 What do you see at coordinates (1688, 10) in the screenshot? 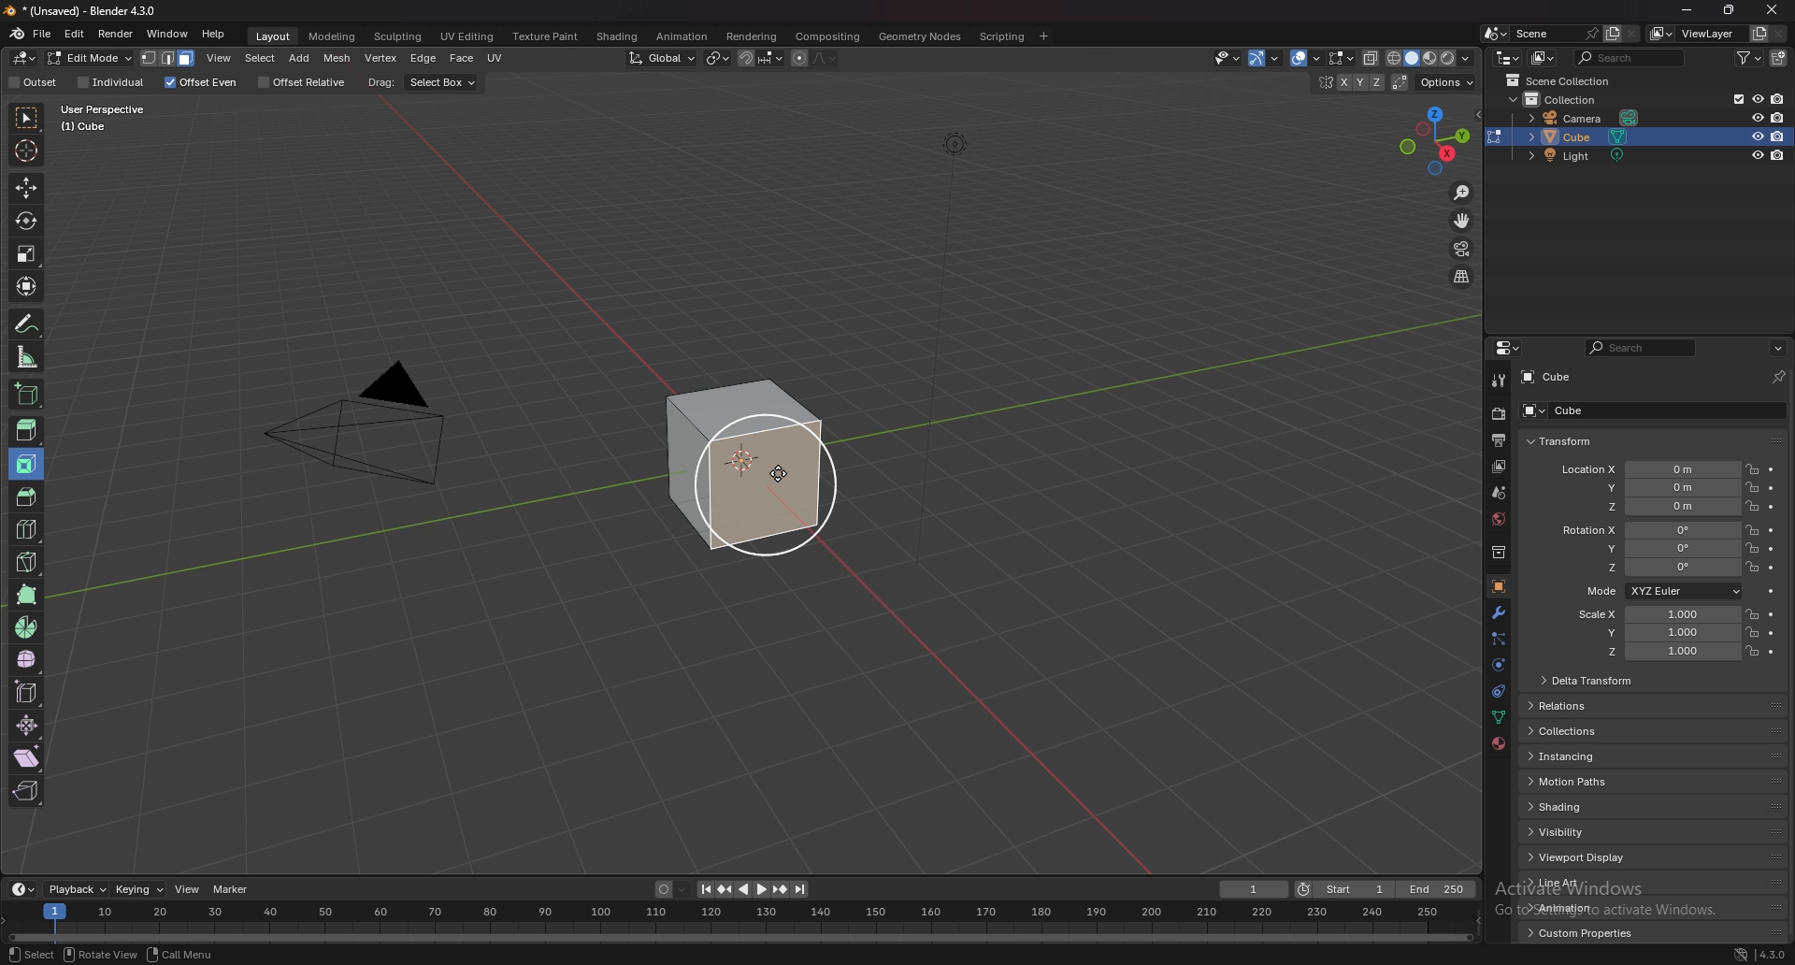
I see `minimize` at bounding box center [1688, 10].